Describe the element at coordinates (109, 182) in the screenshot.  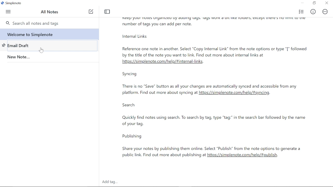
I see `Add tag` at that location.